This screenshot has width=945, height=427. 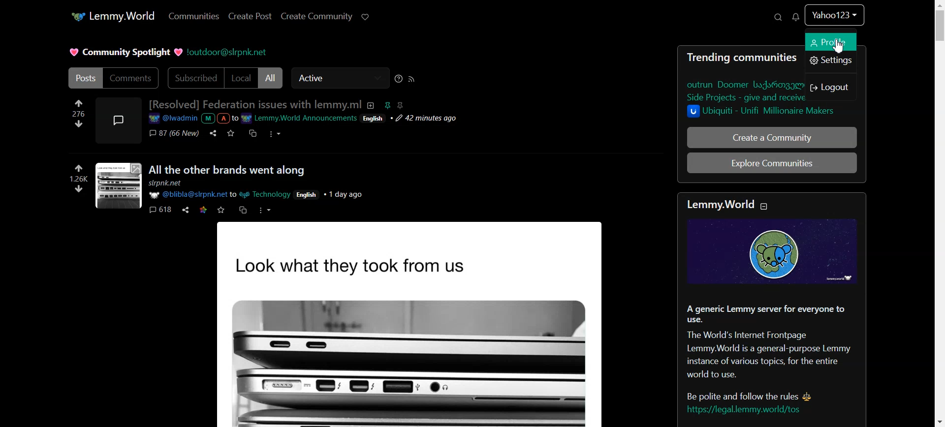 What do you see at coordinates (186, 210) in the screenshot?
I see `share` at bounding box center [186, 210].